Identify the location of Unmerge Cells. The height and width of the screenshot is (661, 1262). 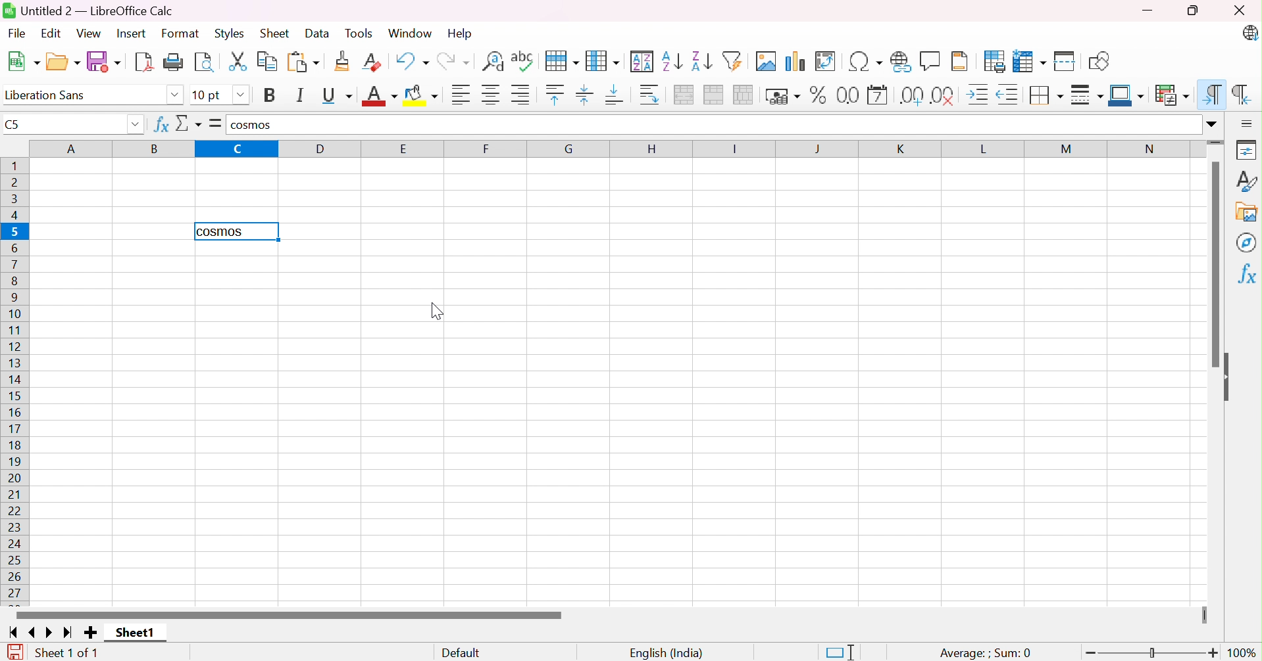
(745, 95).